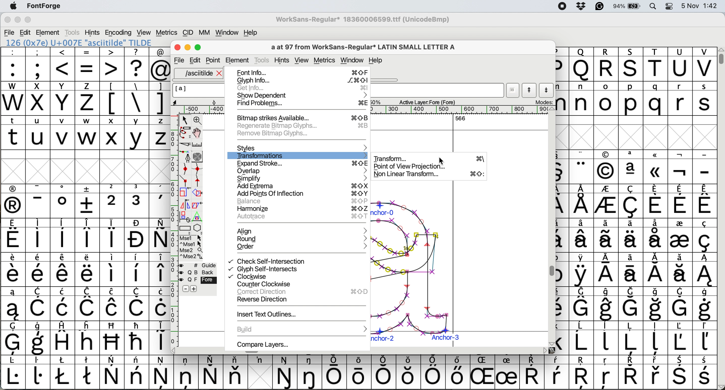 The height and width of the screenshot is (390, 725). What do you see at coordinates (185, 180) in the screenshot?
I see `add a comer point` at bounding box center [185, 180].